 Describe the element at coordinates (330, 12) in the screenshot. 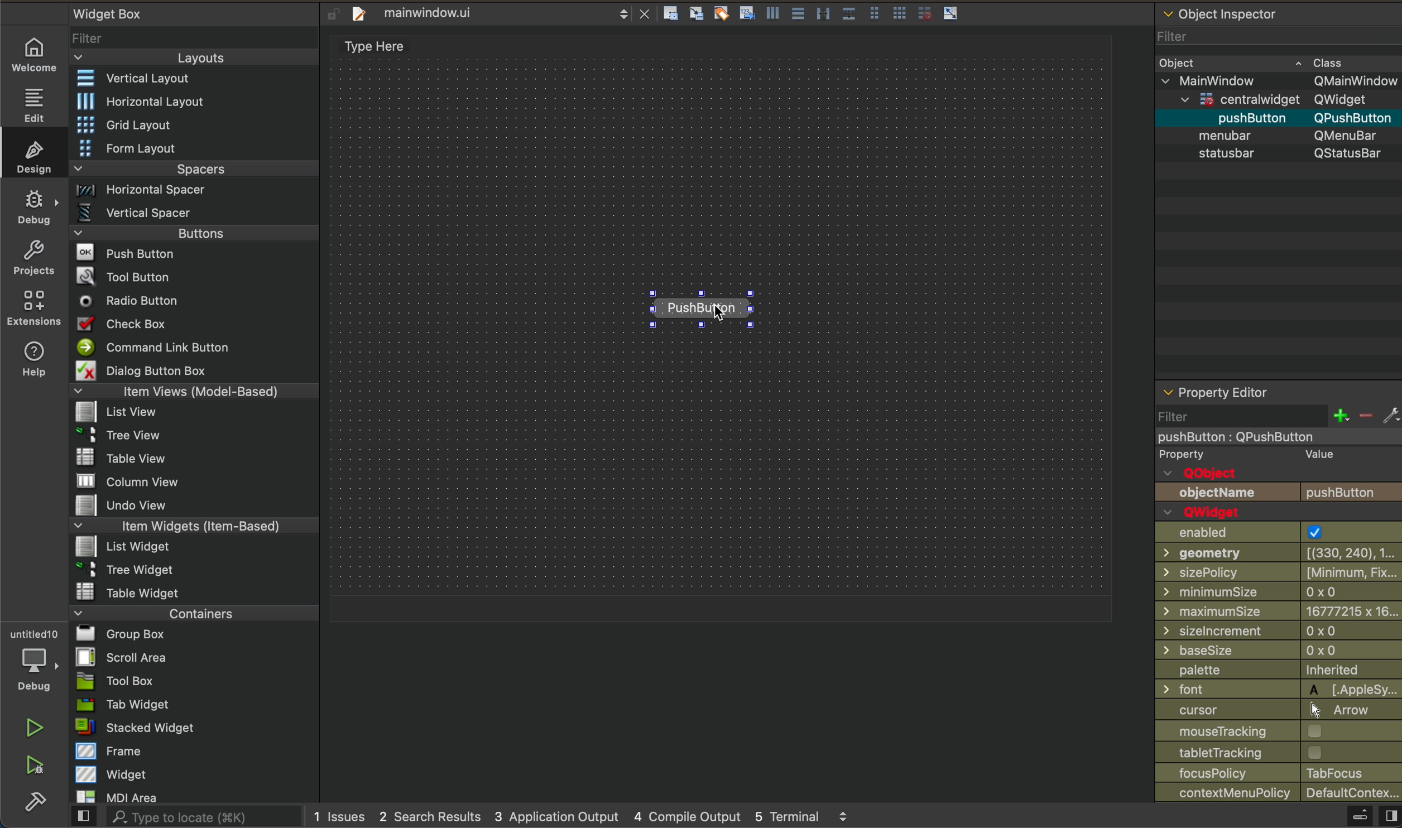

I see `lock` at that location.